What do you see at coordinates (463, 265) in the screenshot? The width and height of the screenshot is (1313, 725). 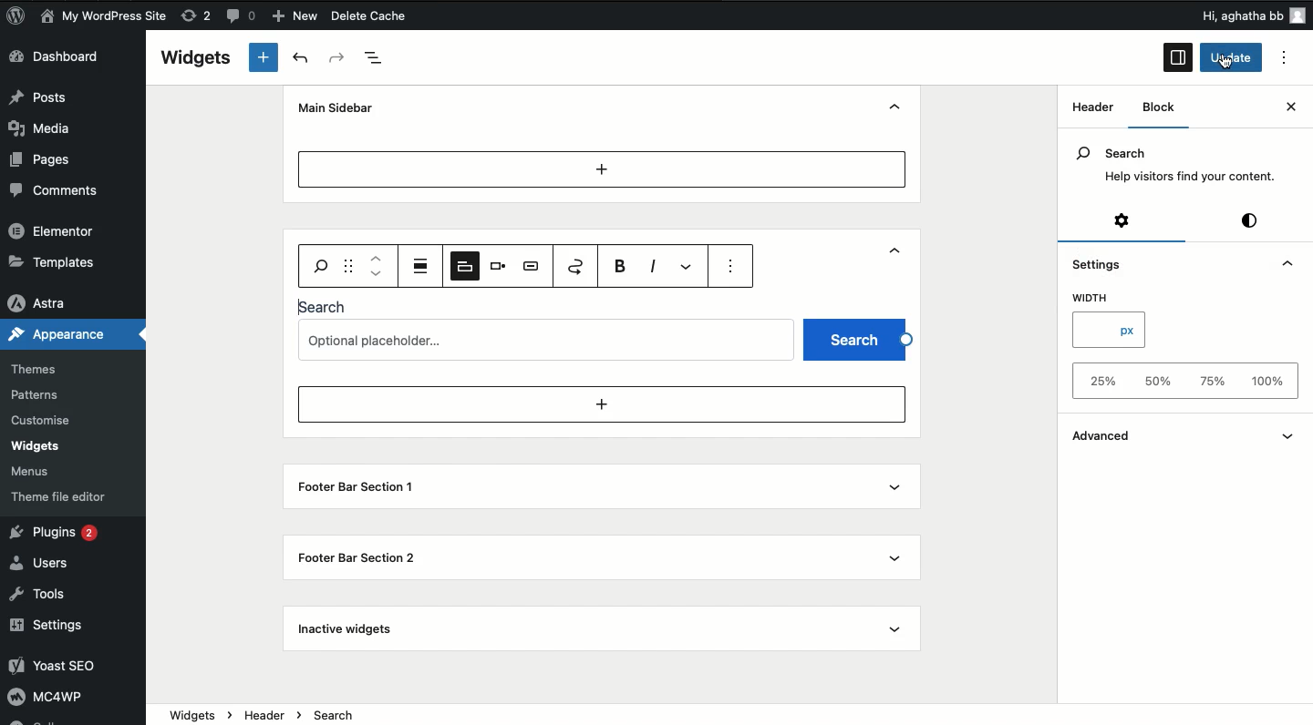 I see `Toggle search label` at bounding box center [463, 265].